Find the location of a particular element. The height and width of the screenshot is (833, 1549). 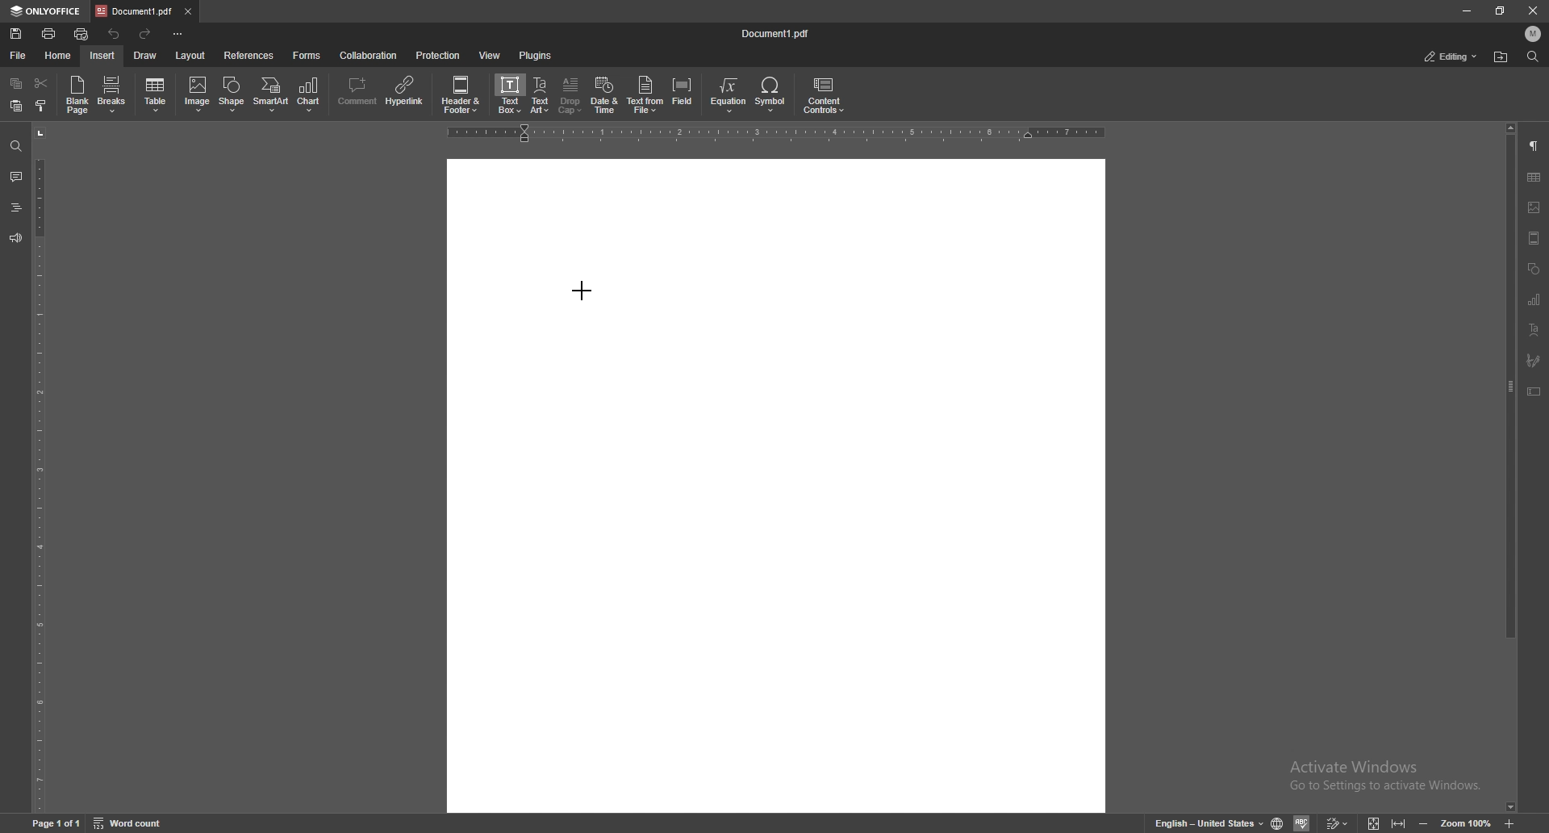

text art is located at coordinates (1534, 329).